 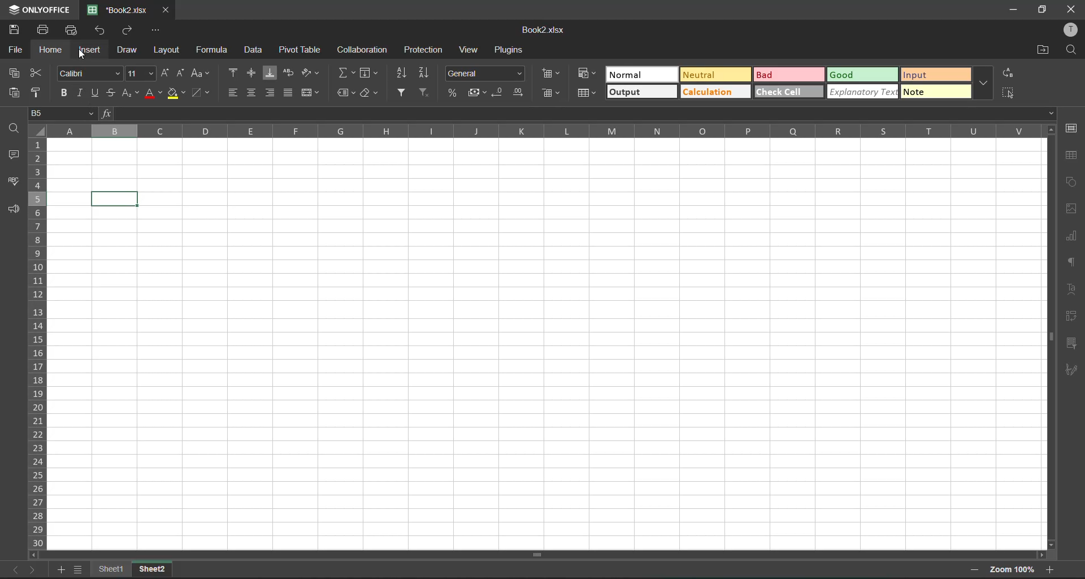 I want to click on insert cells, so click(x=552, y=72).